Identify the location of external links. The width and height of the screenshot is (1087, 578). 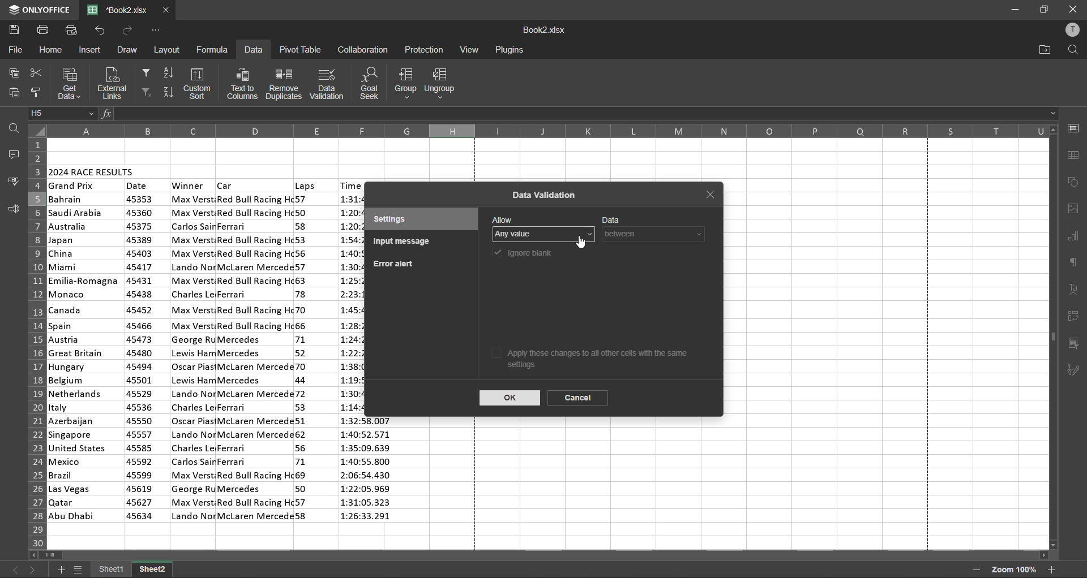
(115, 83).